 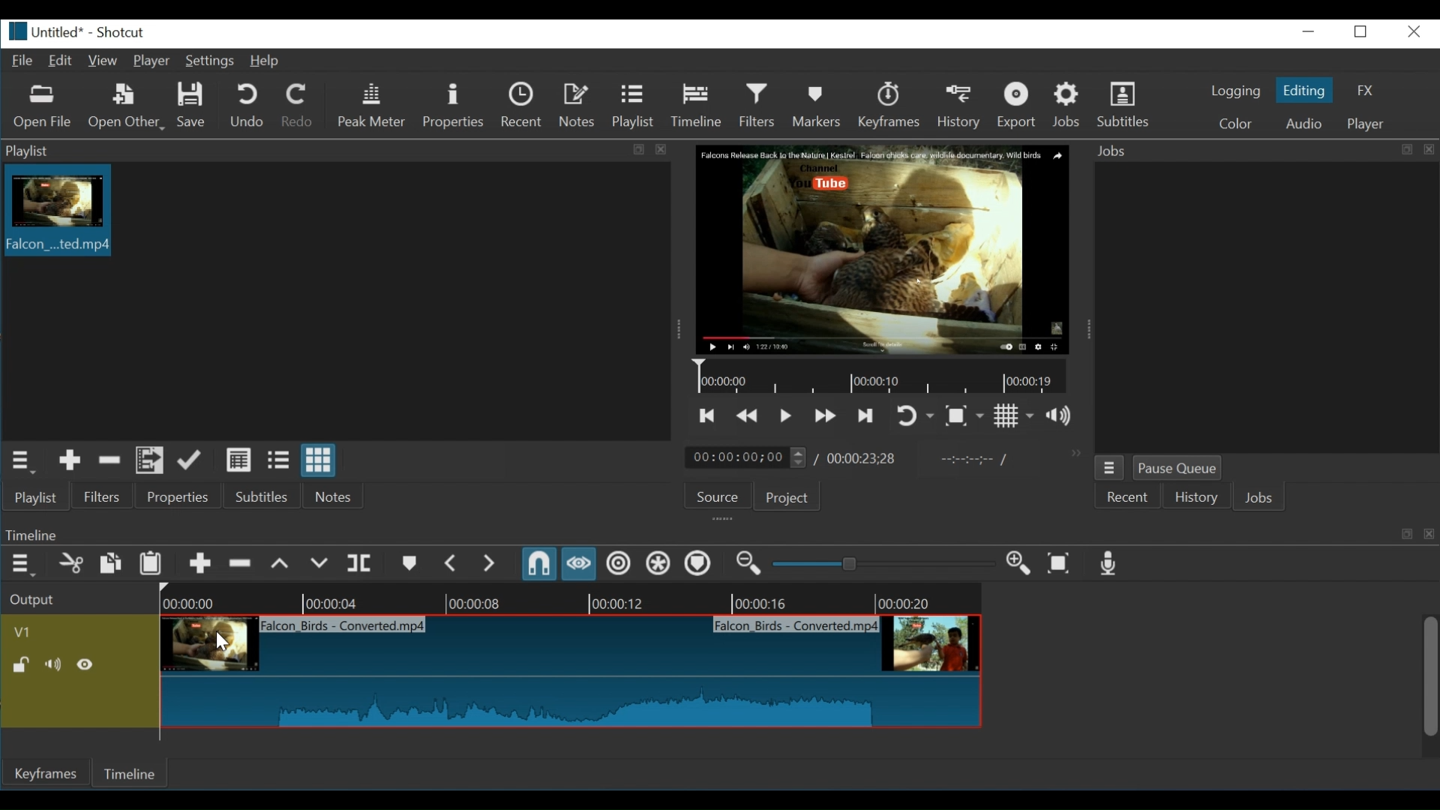 I want to click on Paste, so click(x=151, y=564).